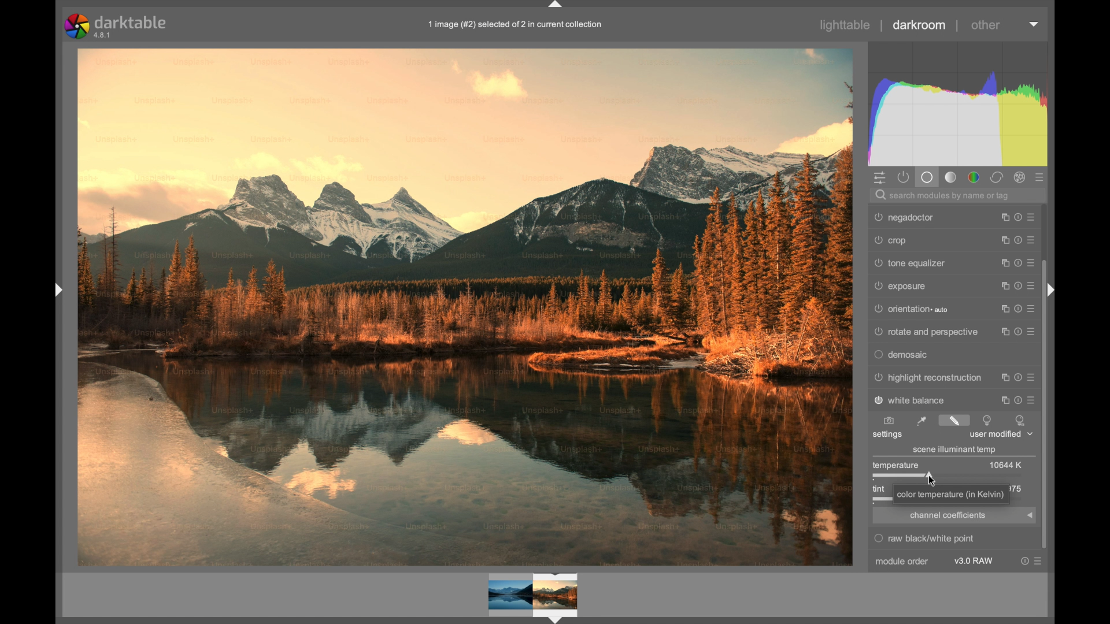  Describe the element at coordinates (887, 436) in the screenshot. I see `settings` at that location.